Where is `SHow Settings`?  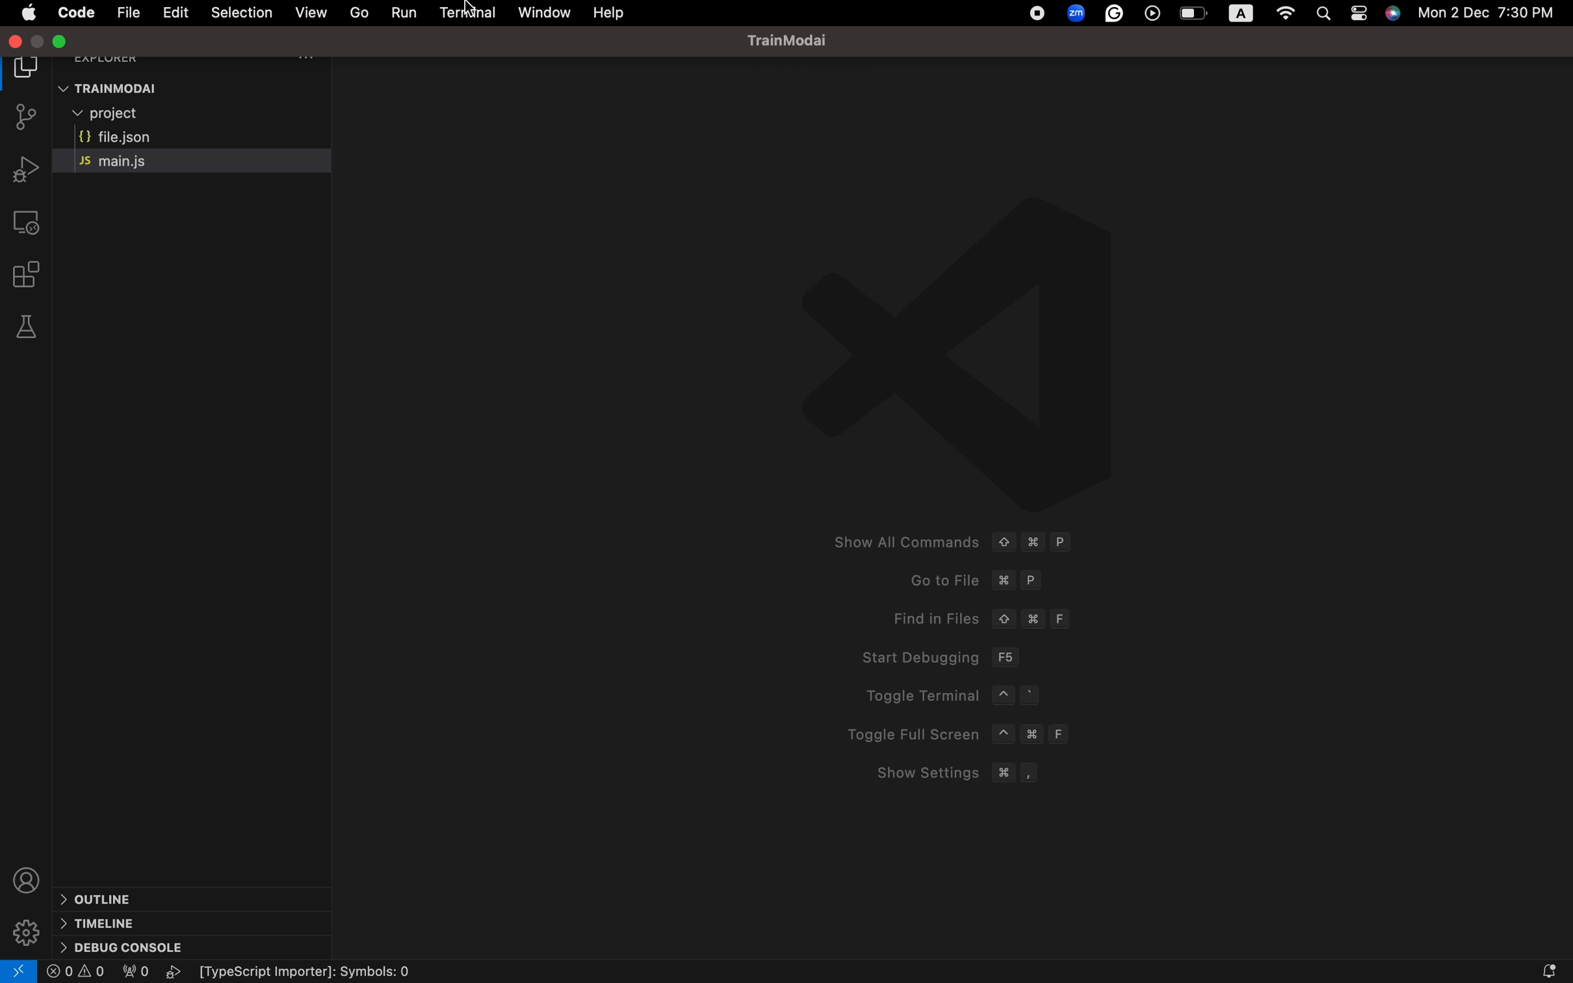 SHow Settings is located at coordinates (948, 773).